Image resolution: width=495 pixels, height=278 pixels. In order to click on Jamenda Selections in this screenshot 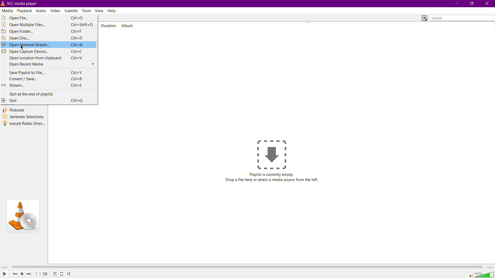, I will do `click(23, 117)`.